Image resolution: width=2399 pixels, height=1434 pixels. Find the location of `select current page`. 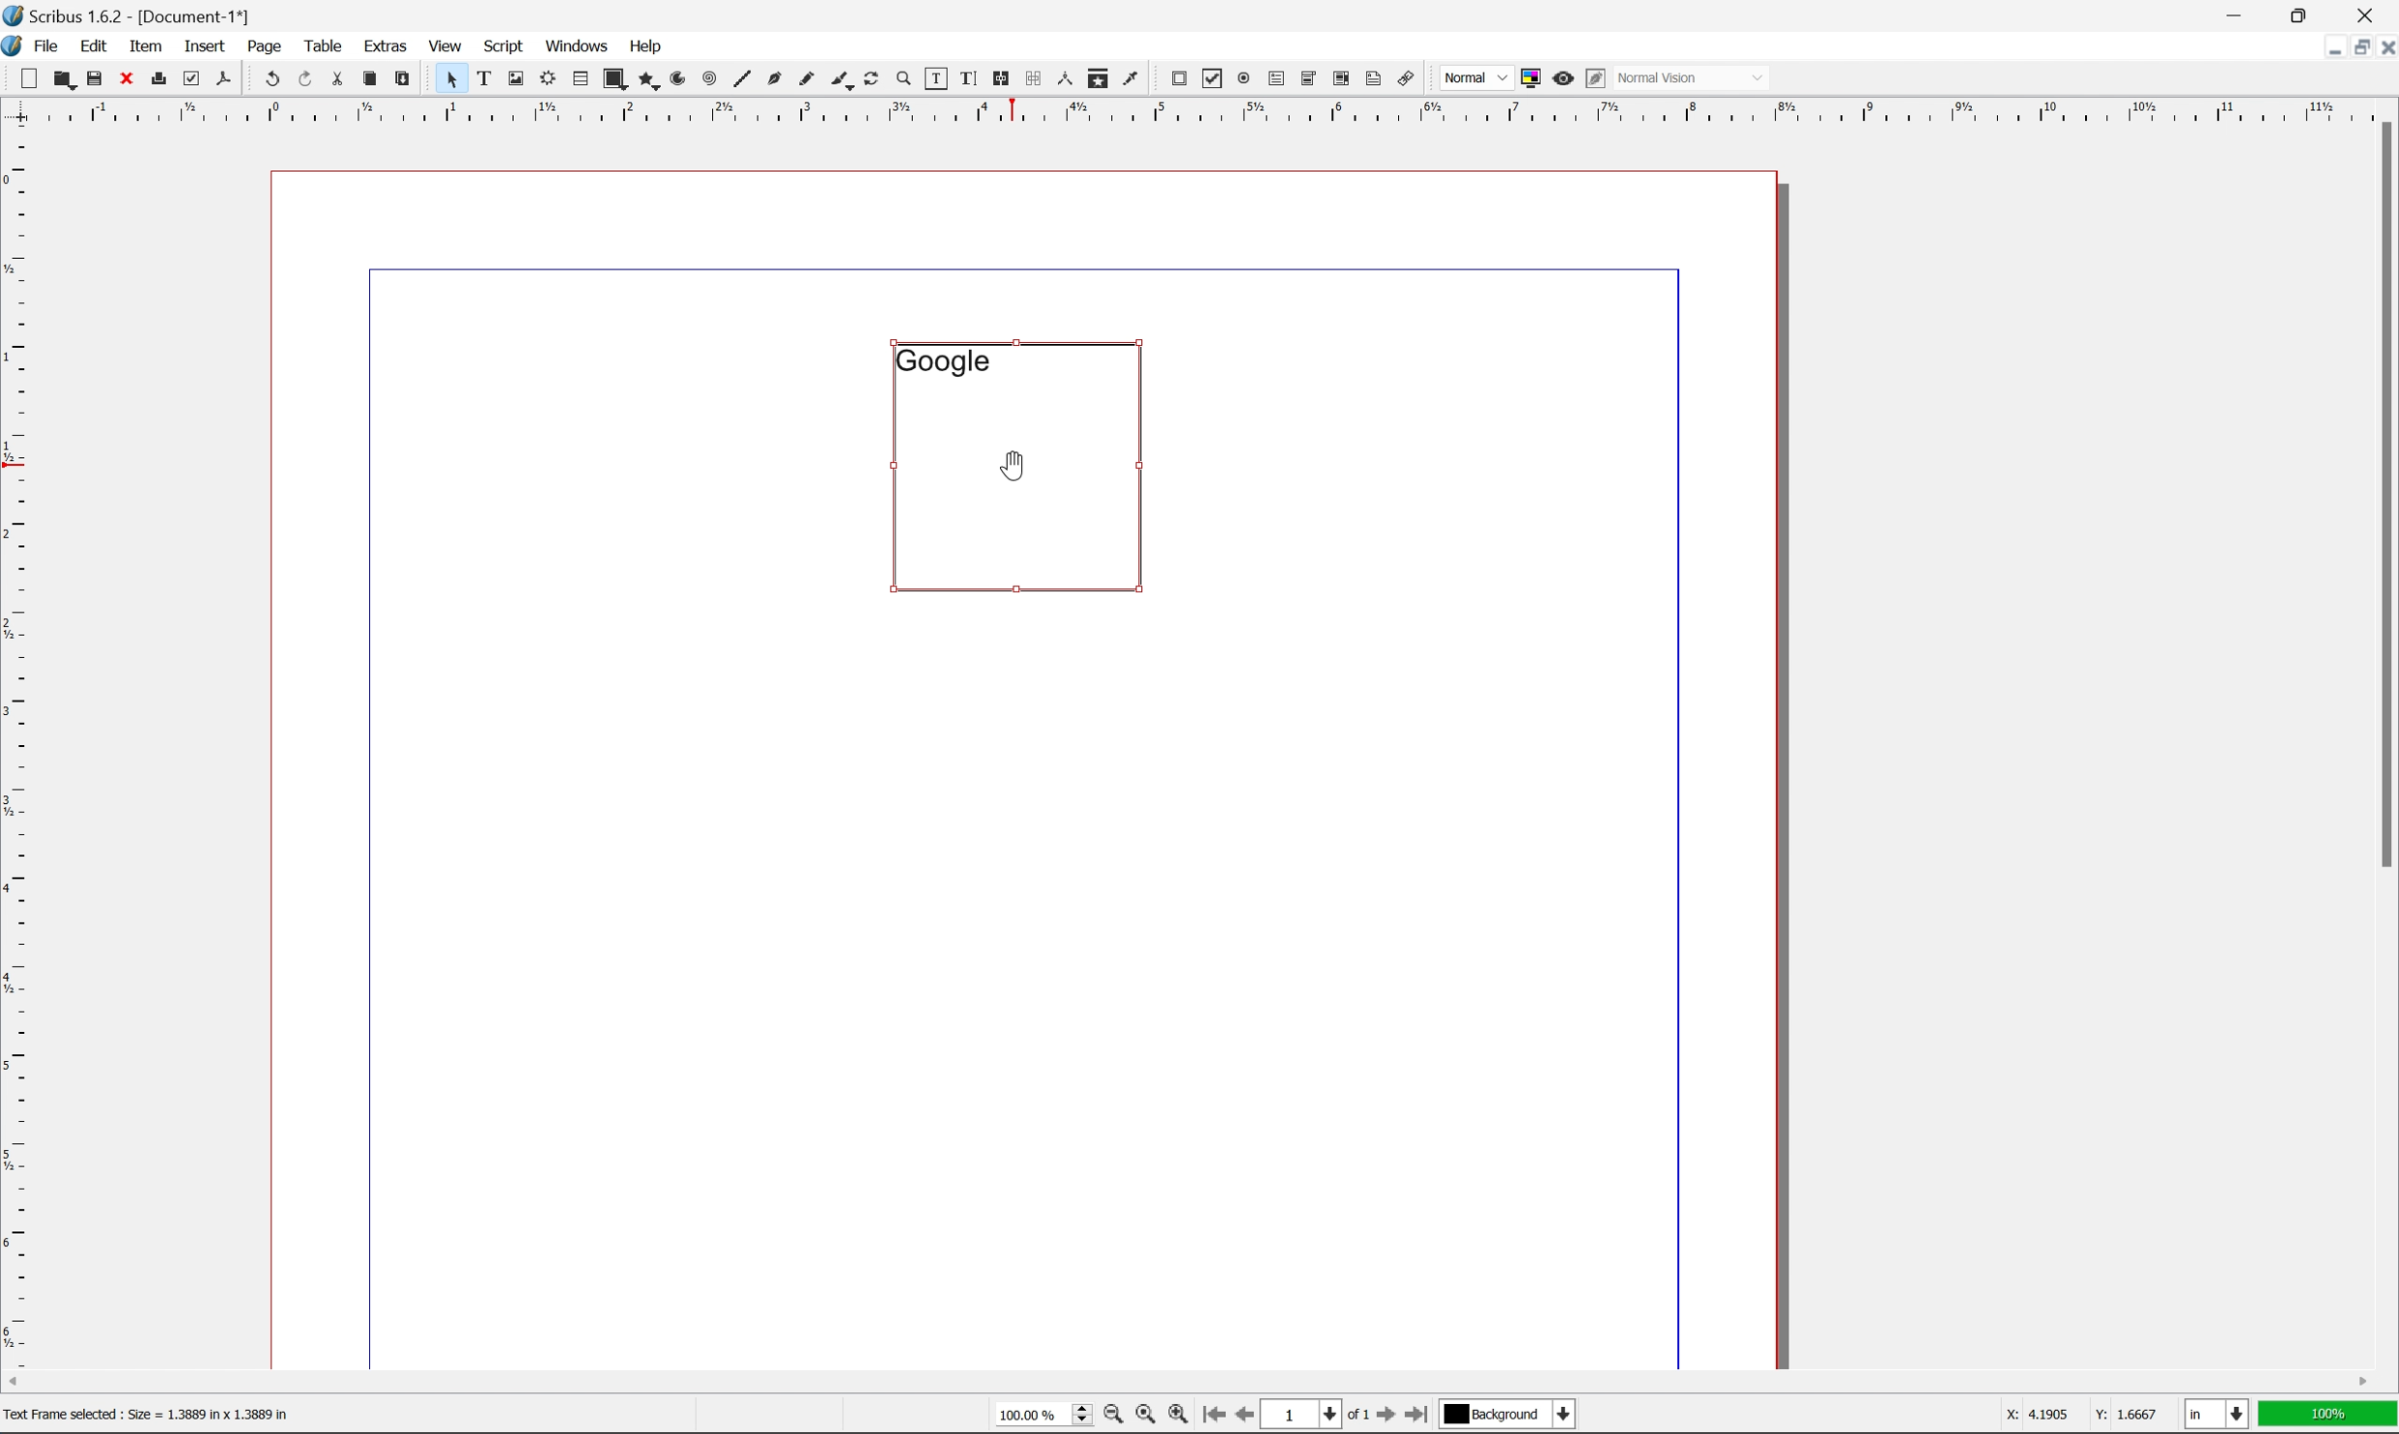

select current page is located at coordinates (1314, 1417).